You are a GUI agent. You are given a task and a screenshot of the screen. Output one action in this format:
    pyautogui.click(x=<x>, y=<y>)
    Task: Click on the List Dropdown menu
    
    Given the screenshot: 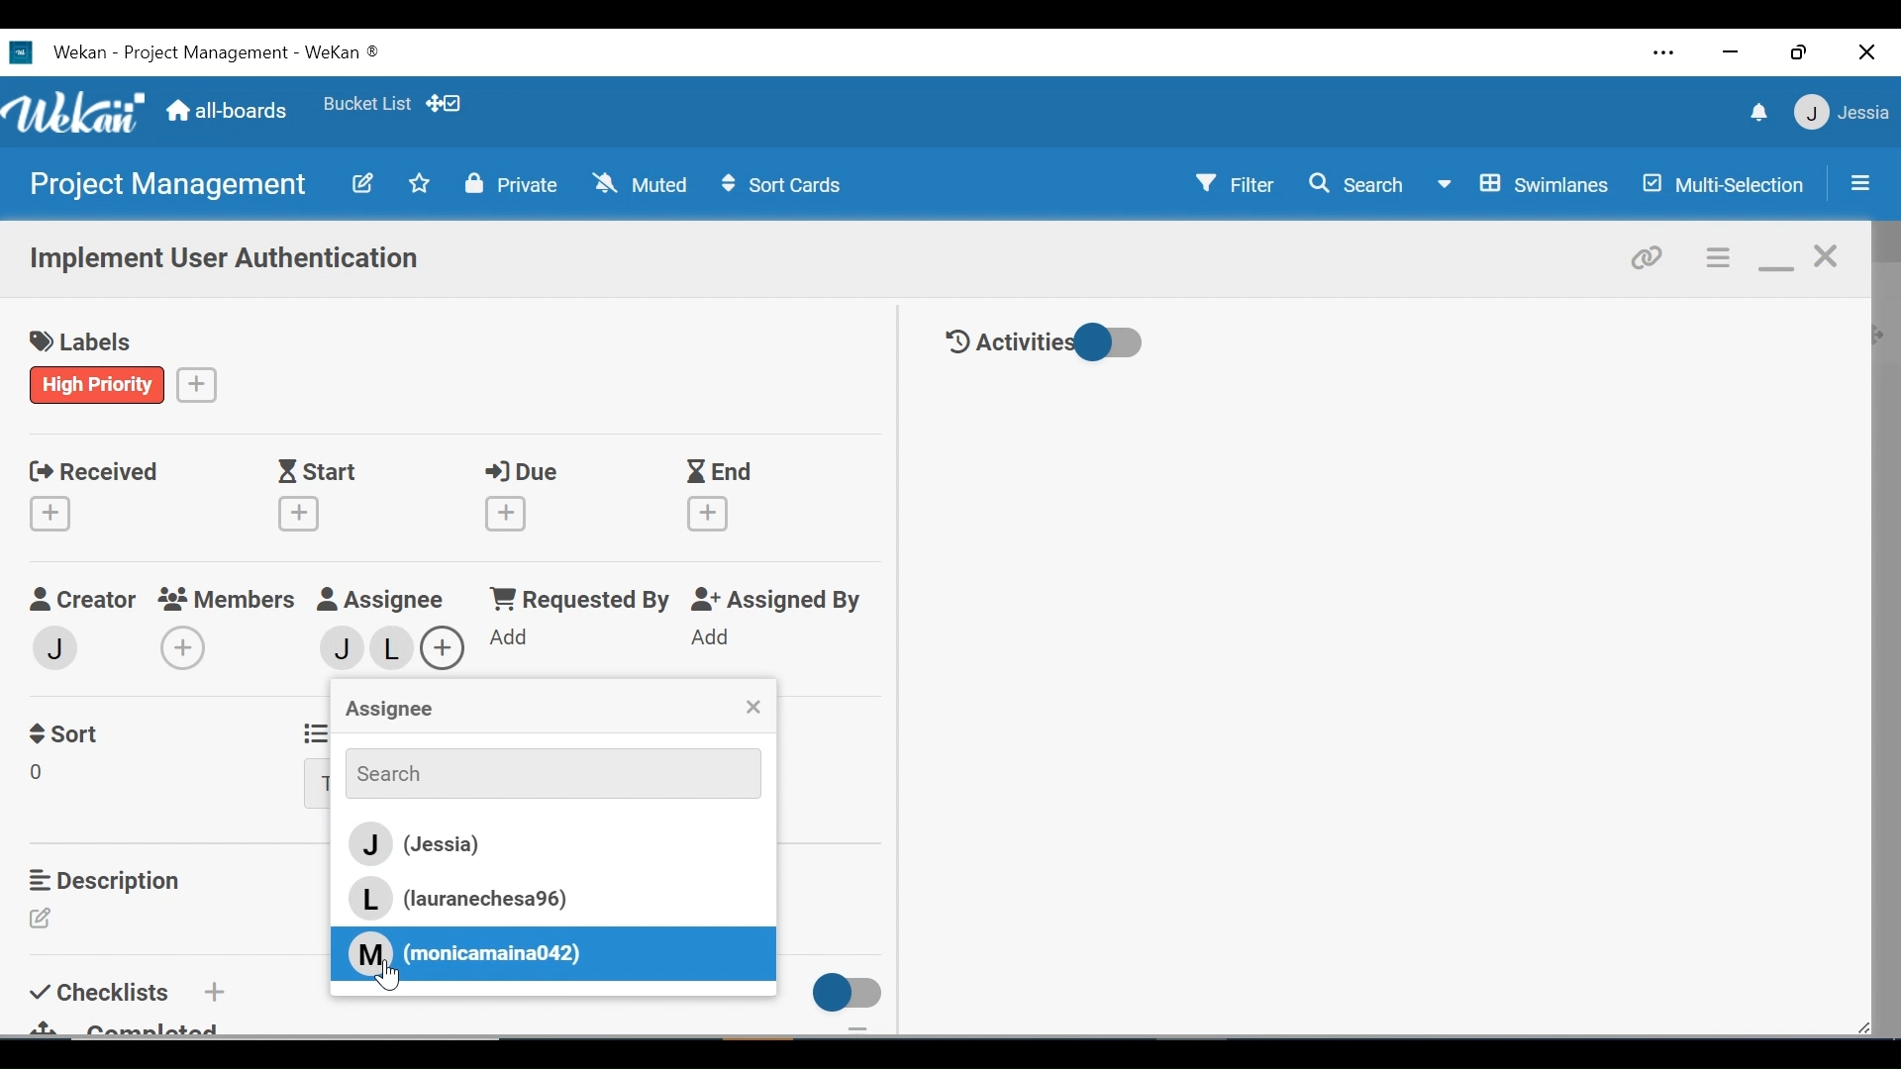 What is the action you would take?
    pyautogui.click(x=317, y=785)
    